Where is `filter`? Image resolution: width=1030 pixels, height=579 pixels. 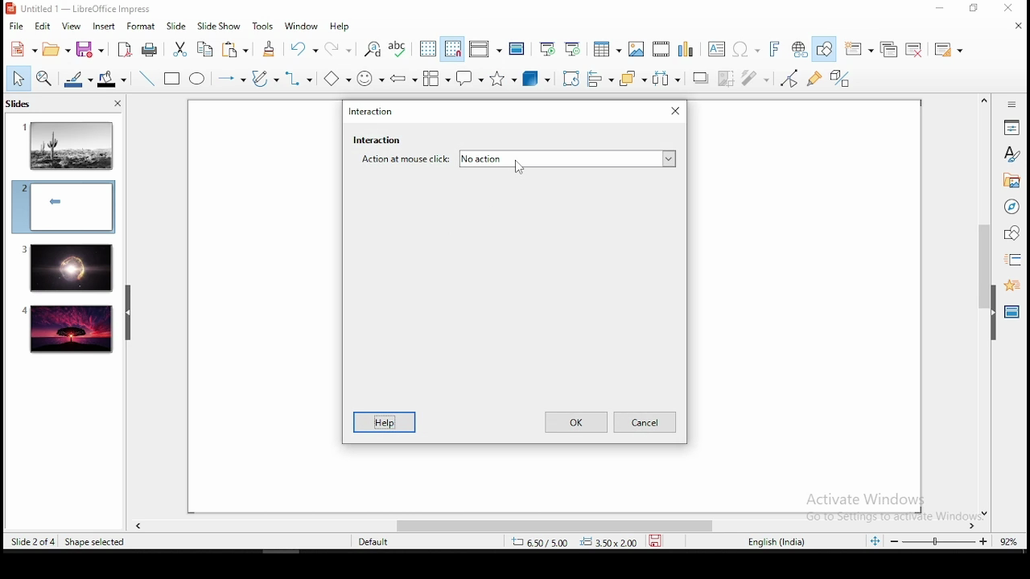
filter is located at coordinates (752, 78).